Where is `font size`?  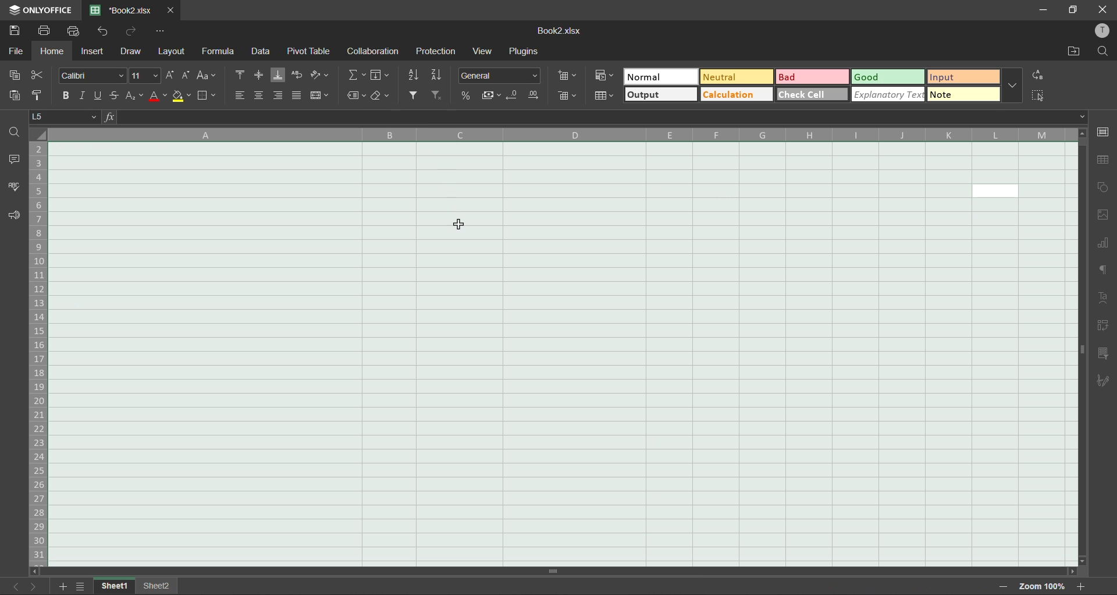 font size is located at coordinates (142, 76).